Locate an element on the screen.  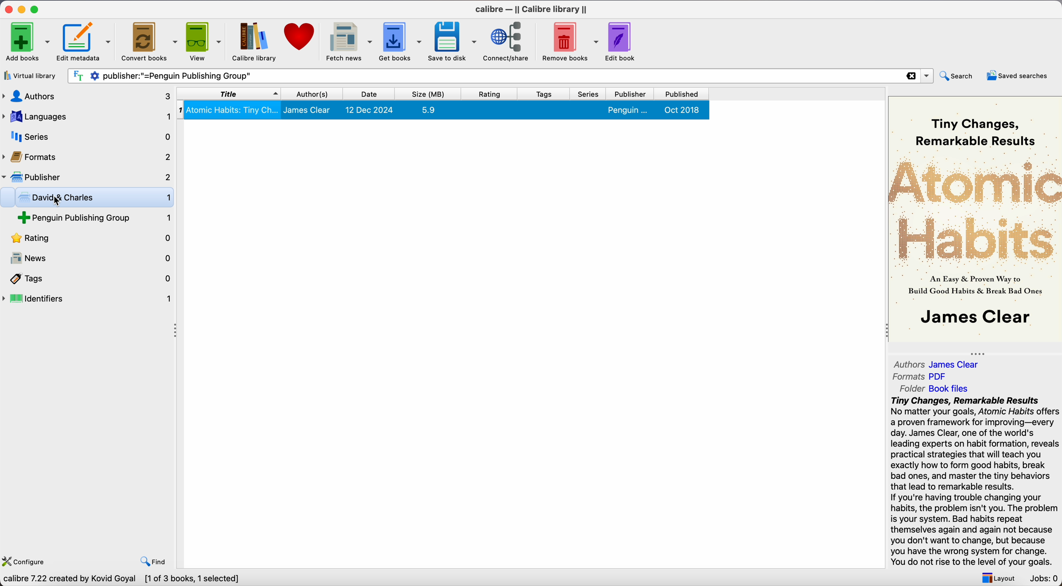
date is located at coordinates (373, 94).